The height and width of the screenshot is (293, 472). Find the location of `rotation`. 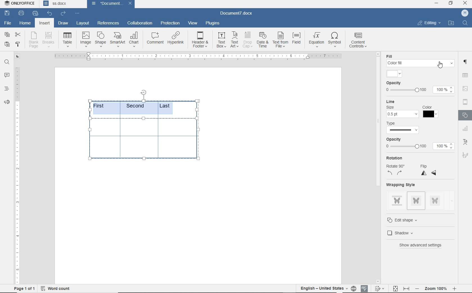

rotation is located at coordinates (396, 158).